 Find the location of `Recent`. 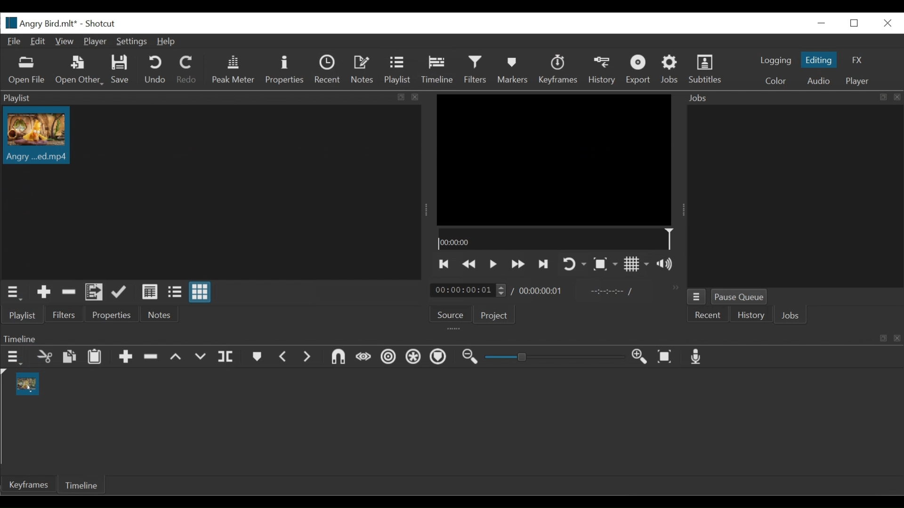

Recent is located at coordinates (710, 315).